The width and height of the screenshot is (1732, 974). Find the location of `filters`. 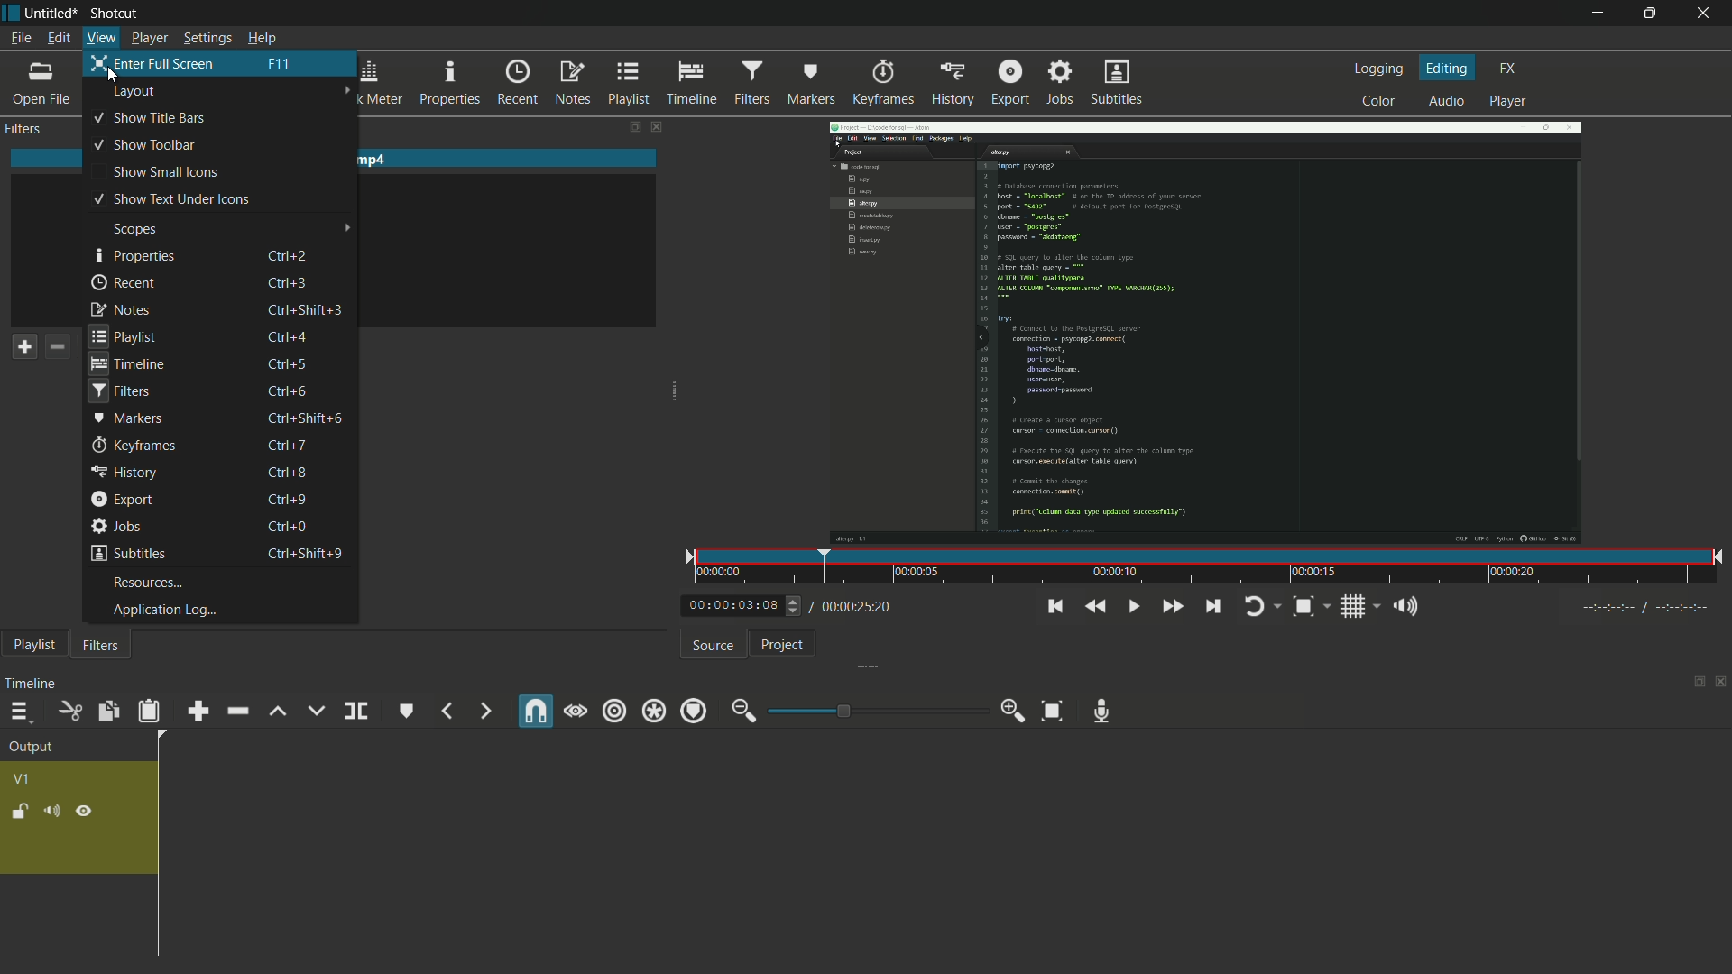

filters is located at coordinates (118, 391).